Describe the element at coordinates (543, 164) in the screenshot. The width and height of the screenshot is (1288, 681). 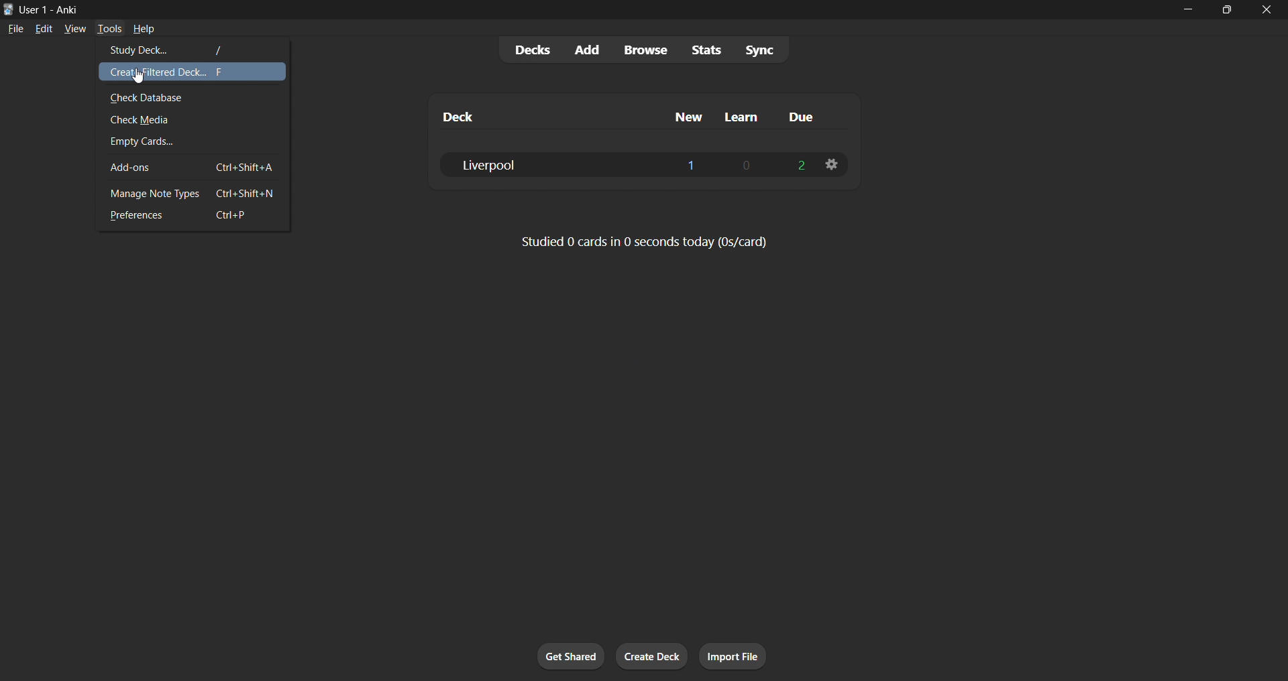
I see `liverpool deck data` at that location.